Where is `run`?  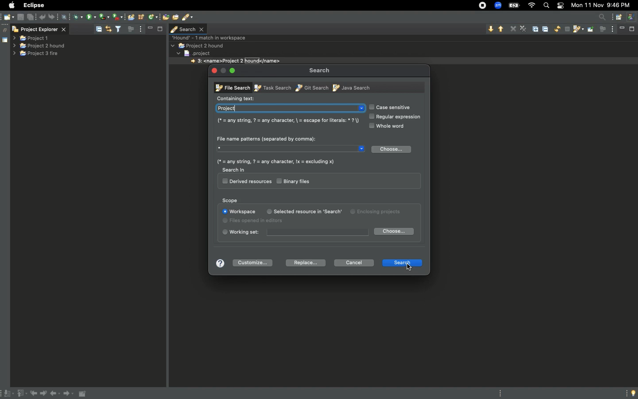
run is located at coordinates (91, 16).